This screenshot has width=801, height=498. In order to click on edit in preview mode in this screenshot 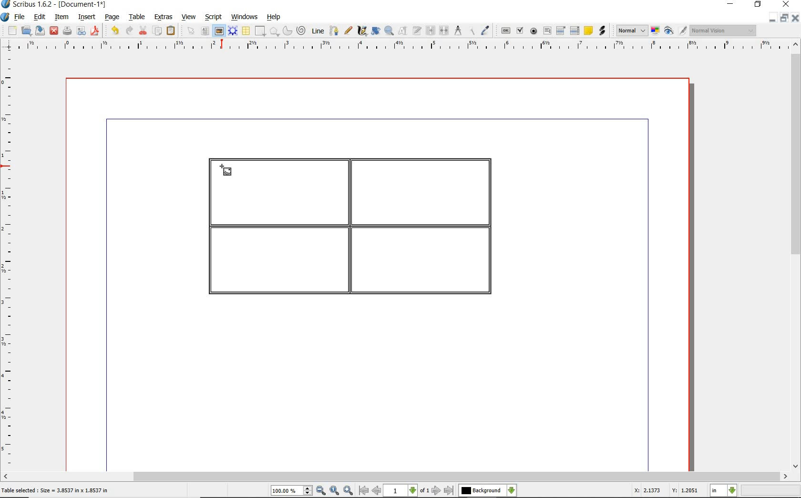, I will do `click(682, 31)`.